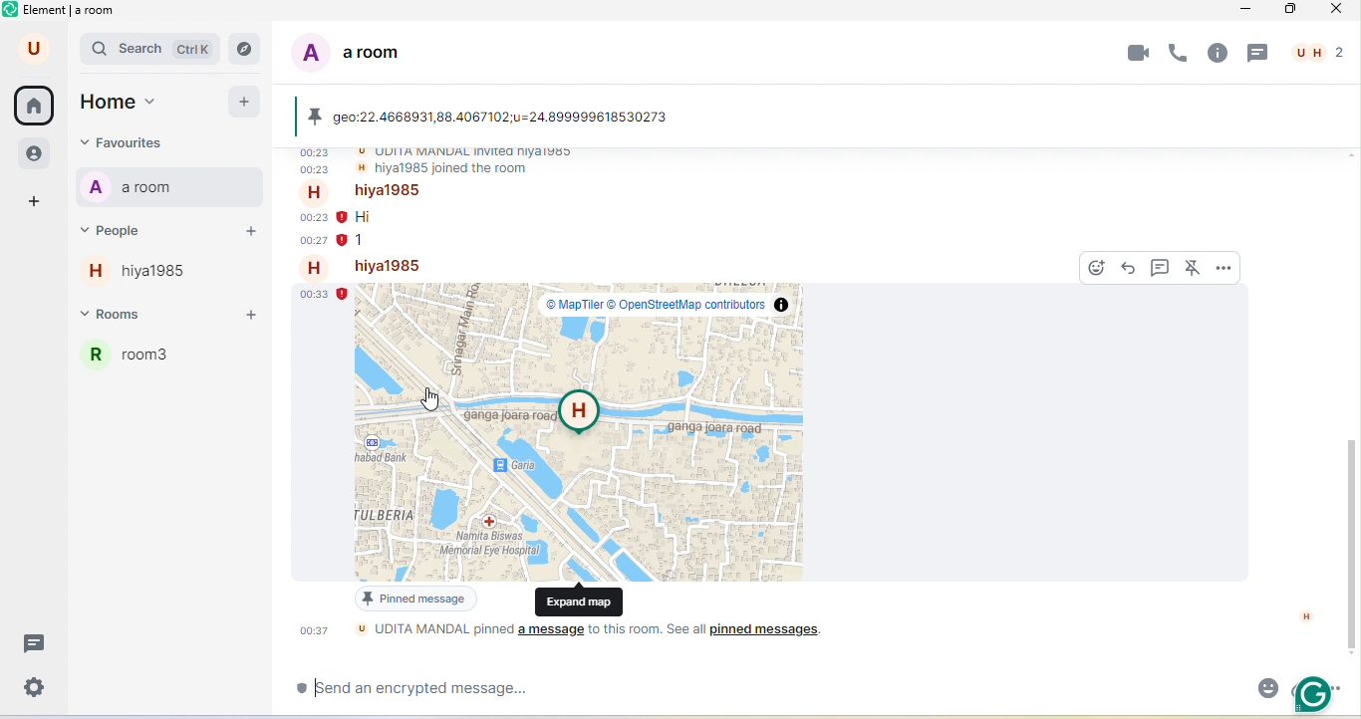 The width and height of the screenshot is (1361, 719). Describe the element at coordinates (325, 295) in the screenshot. I see `00.33` at that location.